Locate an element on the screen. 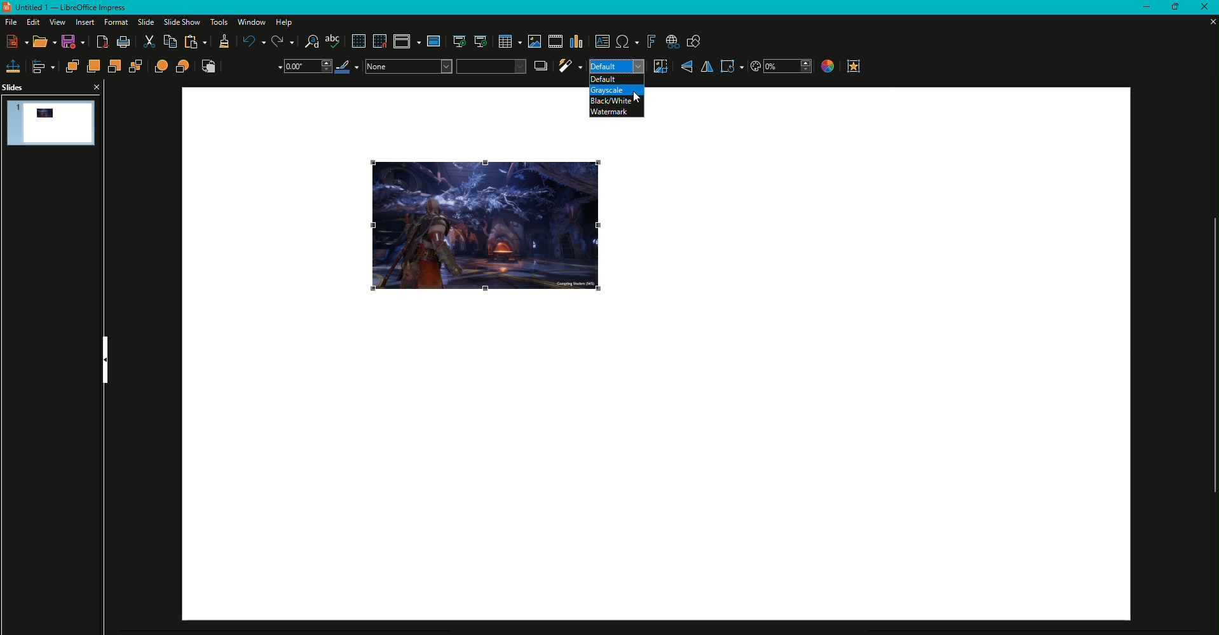 The width and height of the screenshot is (1219, 635). Slide Preview is located at coordinates (52, 122).